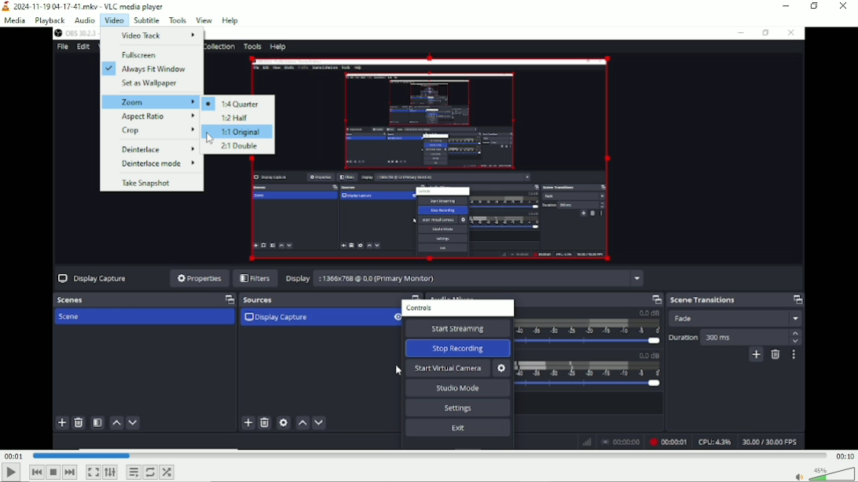 Image resolution: width=858 pixels, height=482 pixels. Describe the element at coordinates (816, 6) in the screenshot. I see `restore down` at that location.